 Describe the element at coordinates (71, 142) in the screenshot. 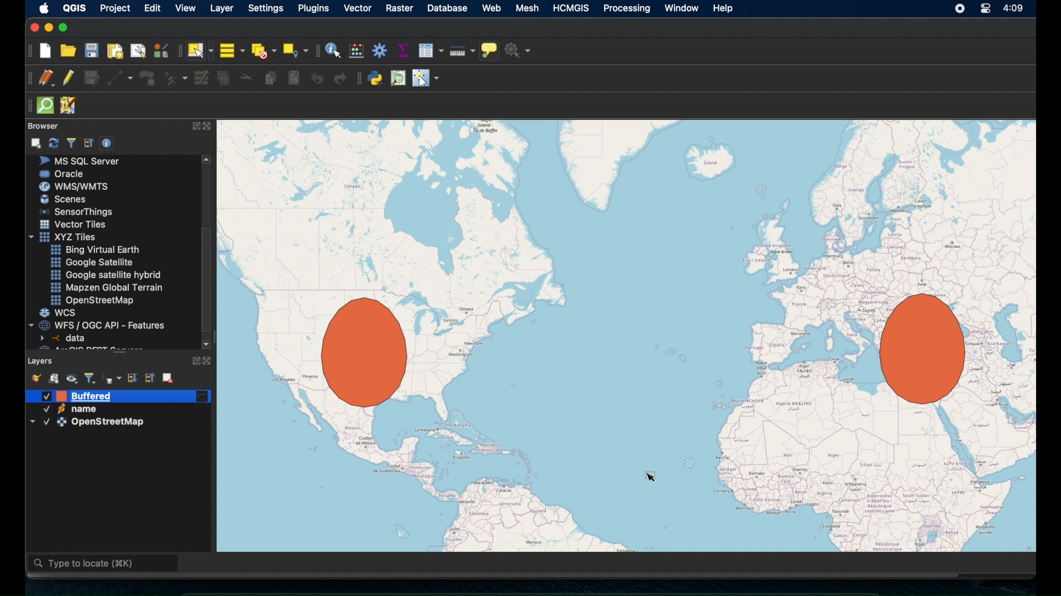

I see `filter browser` at that location.